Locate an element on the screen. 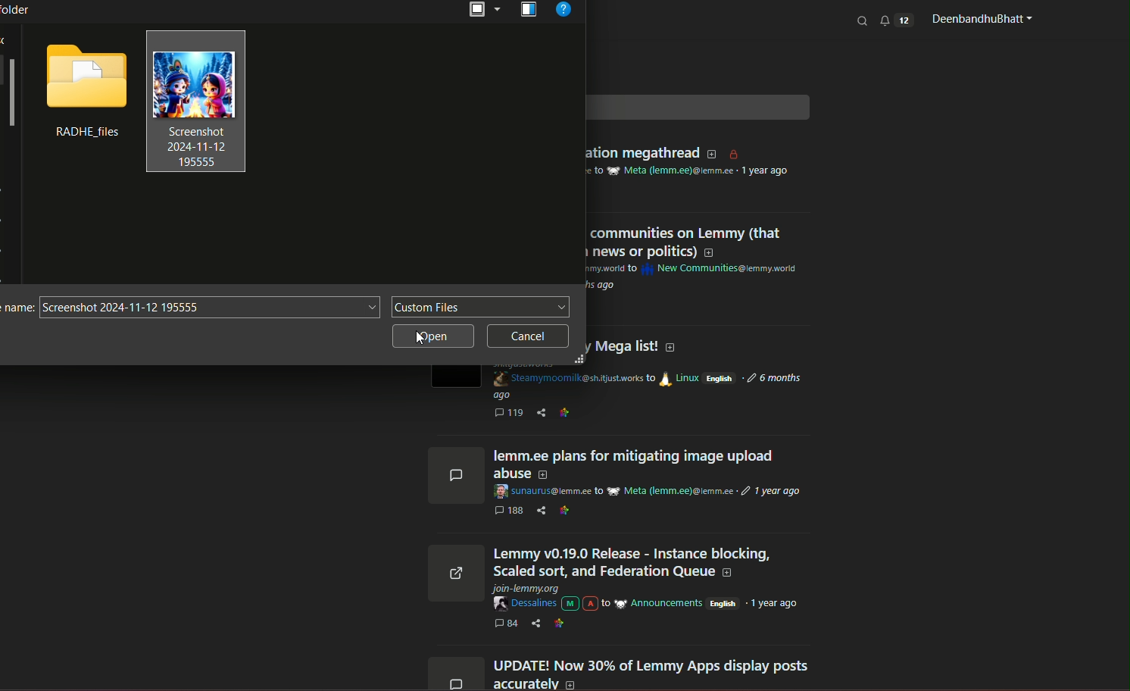 The width and height of the screenshot is (1130, 691). visual is located at coordinates (529, 11).